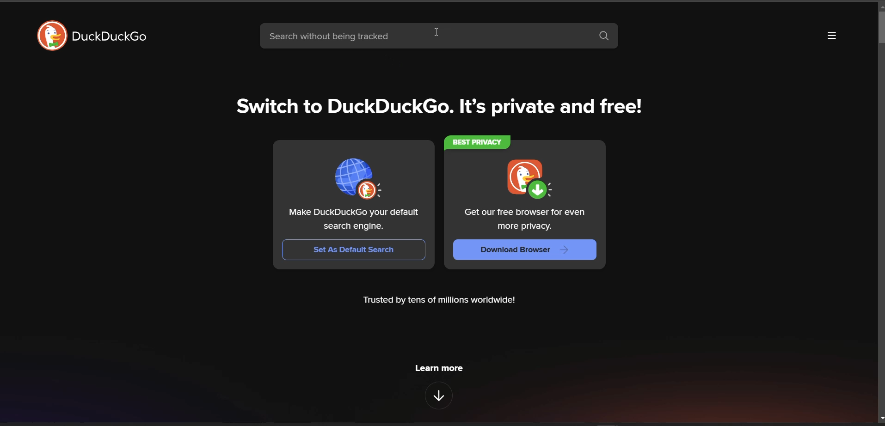 The image size is (885, 426). Describe the element at coordinates (440, 396) in the screenshot. I see `features` at that location.